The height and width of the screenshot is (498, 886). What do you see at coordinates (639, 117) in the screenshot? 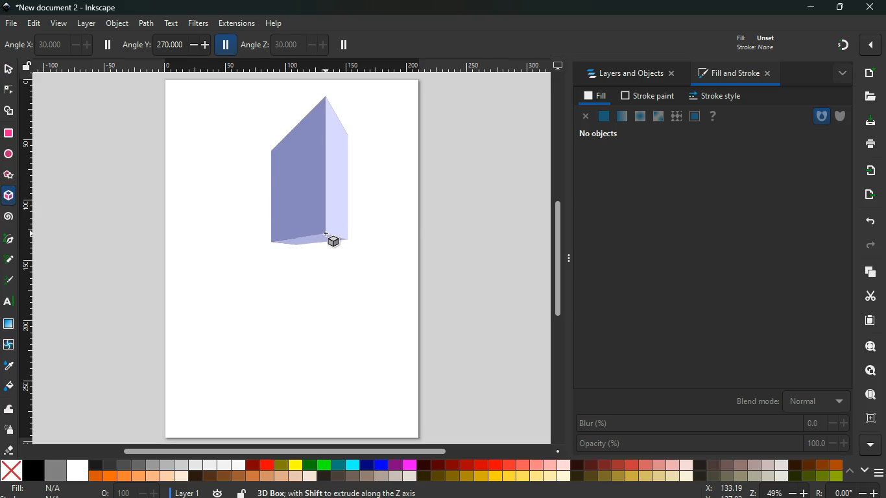
I see `ice` at bounding box center [639, 117].